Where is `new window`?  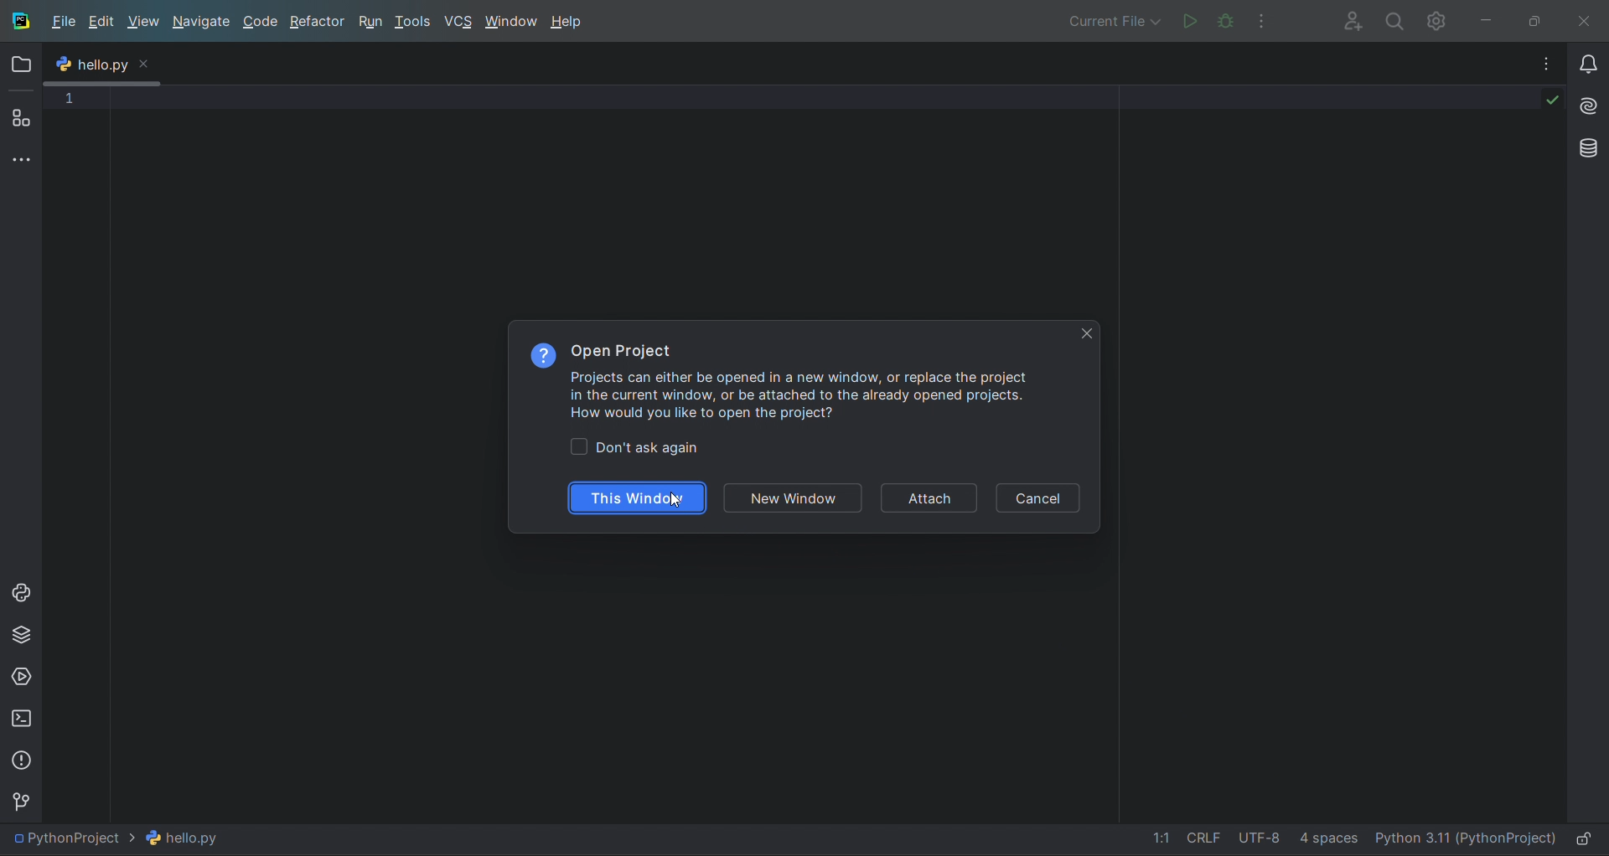
new window is located at coordinates (795, 497).